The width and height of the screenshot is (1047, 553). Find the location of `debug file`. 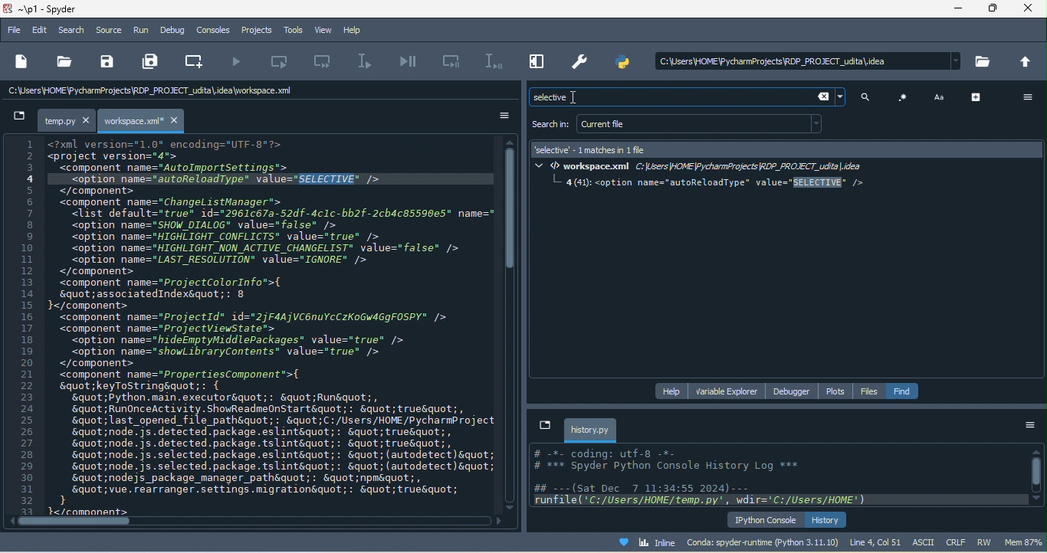

debug file is located at coordinates (409, 62).